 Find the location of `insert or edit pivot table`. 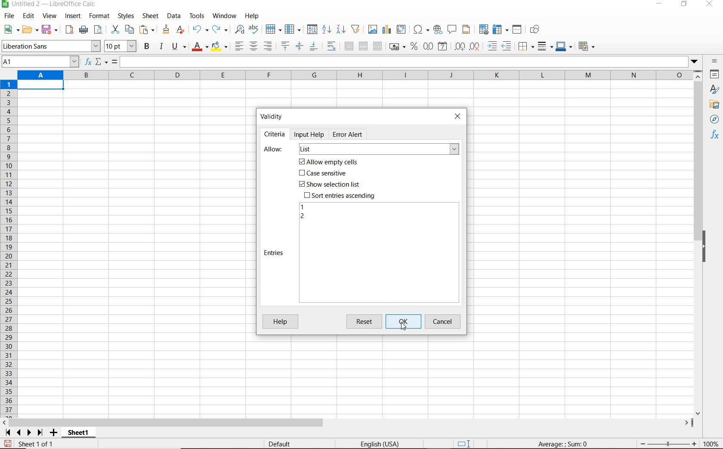

insert or edit pivot table is located at coordinates (402, 30).